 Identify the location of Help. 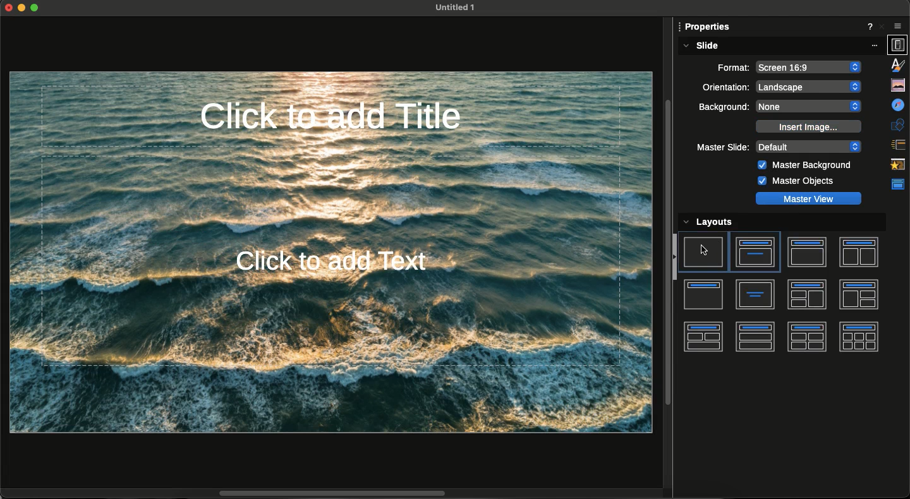
(868, 27).